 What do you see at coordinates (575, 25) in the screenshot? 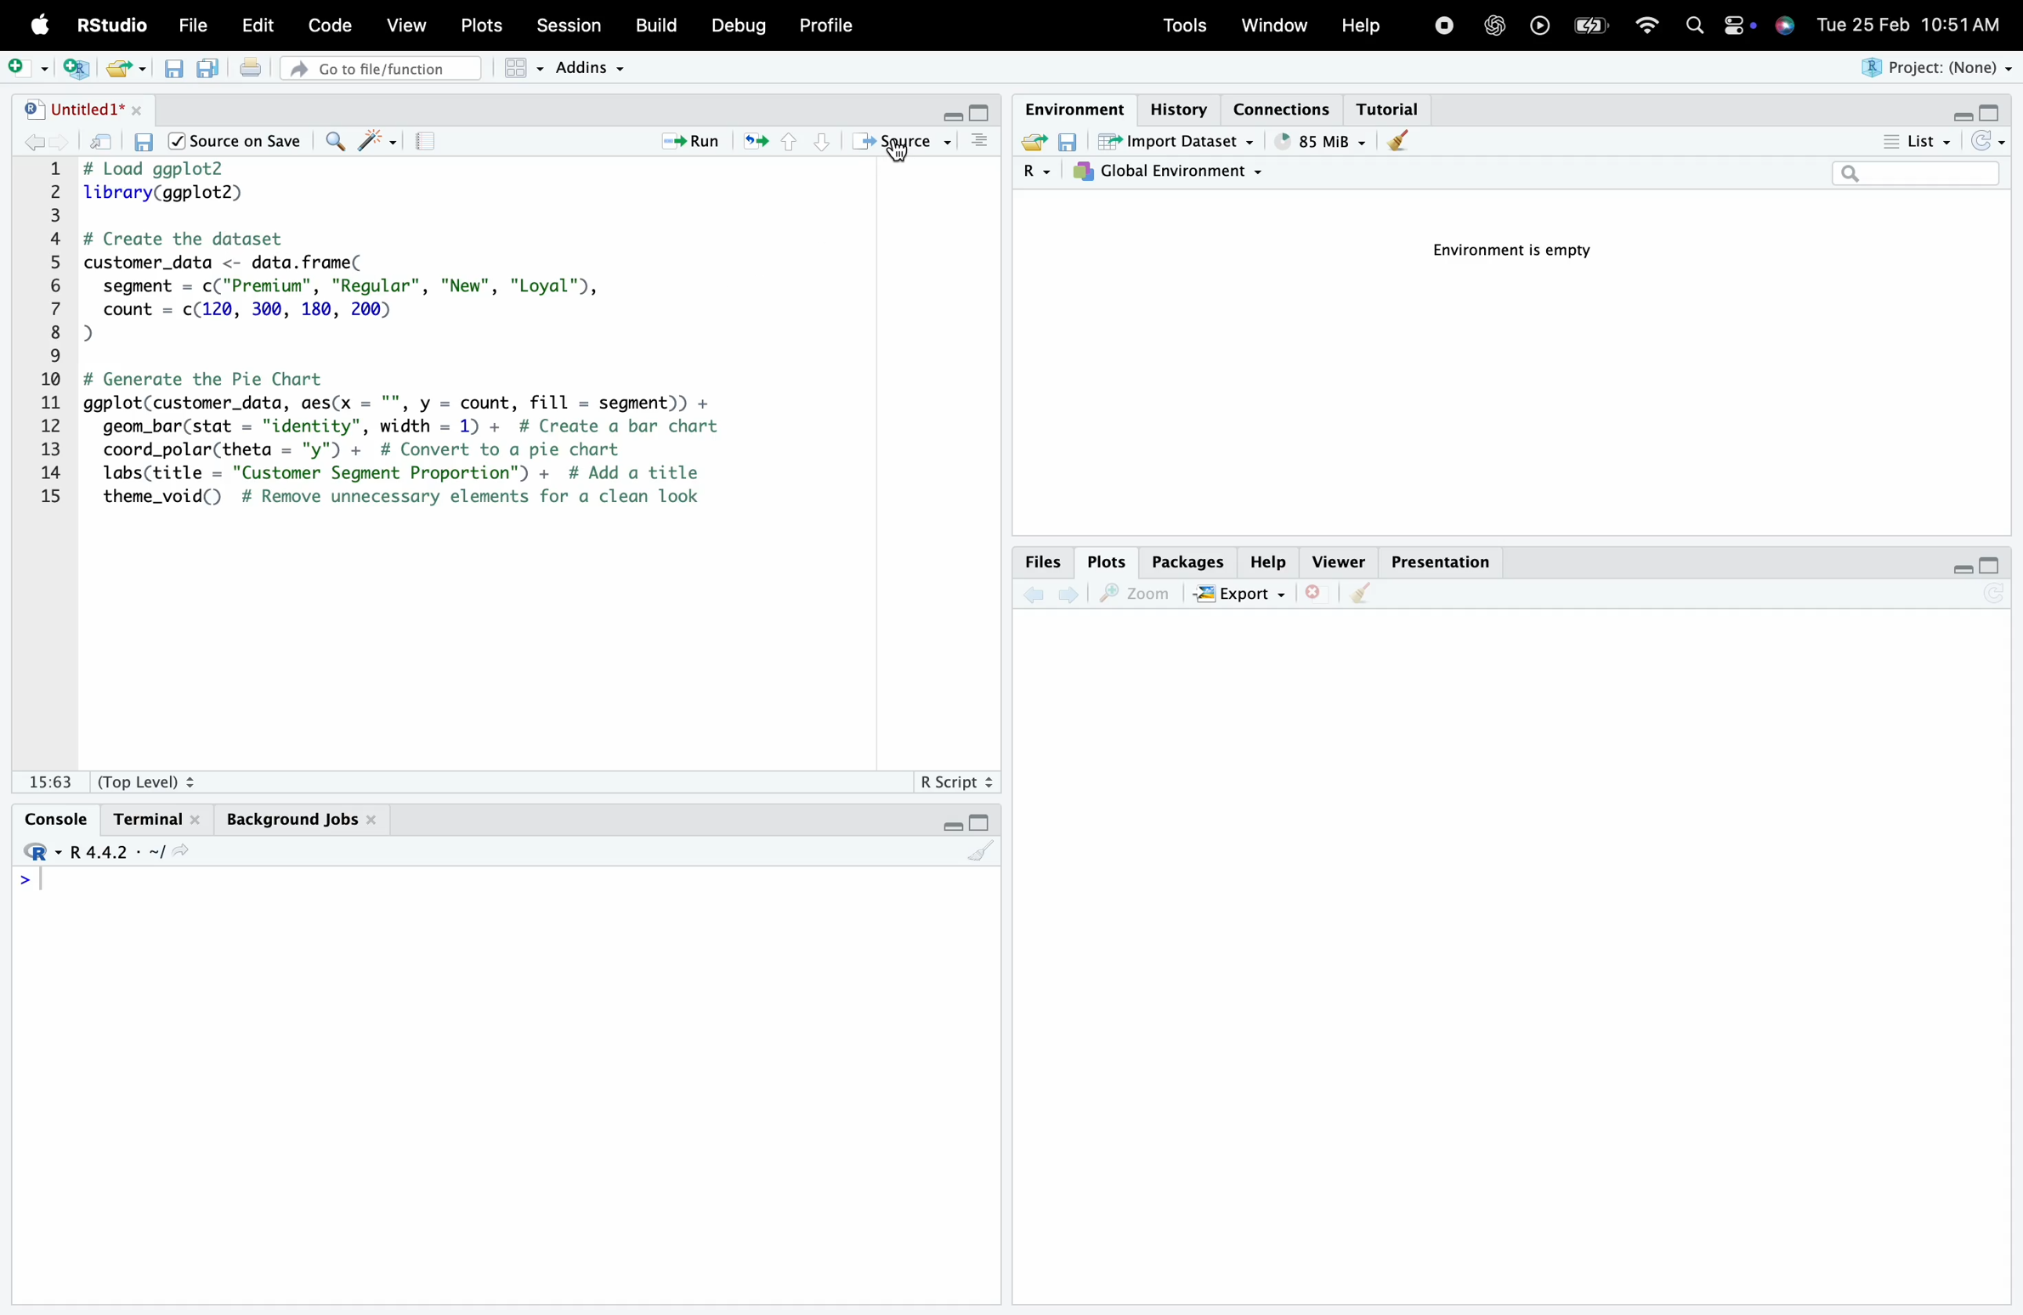
I see `Session` at bounding box center [575, 25].